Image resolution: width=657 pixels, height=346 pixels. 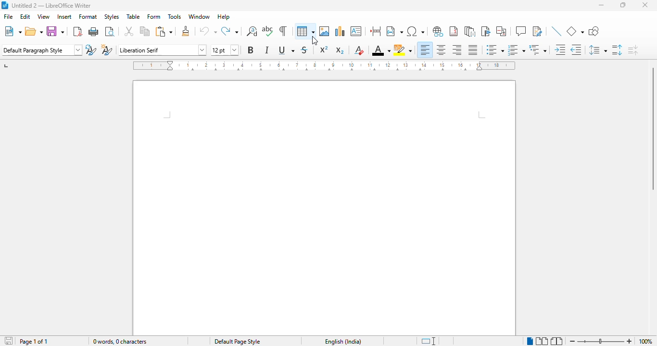 I want to click on increase paragraph spacing, so click(x=618, y=50).